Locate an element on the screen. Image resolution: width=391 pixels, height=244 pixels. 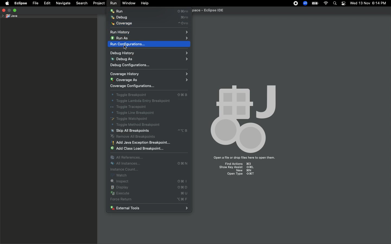
new ⌘N is located at coordinates (245, 171).